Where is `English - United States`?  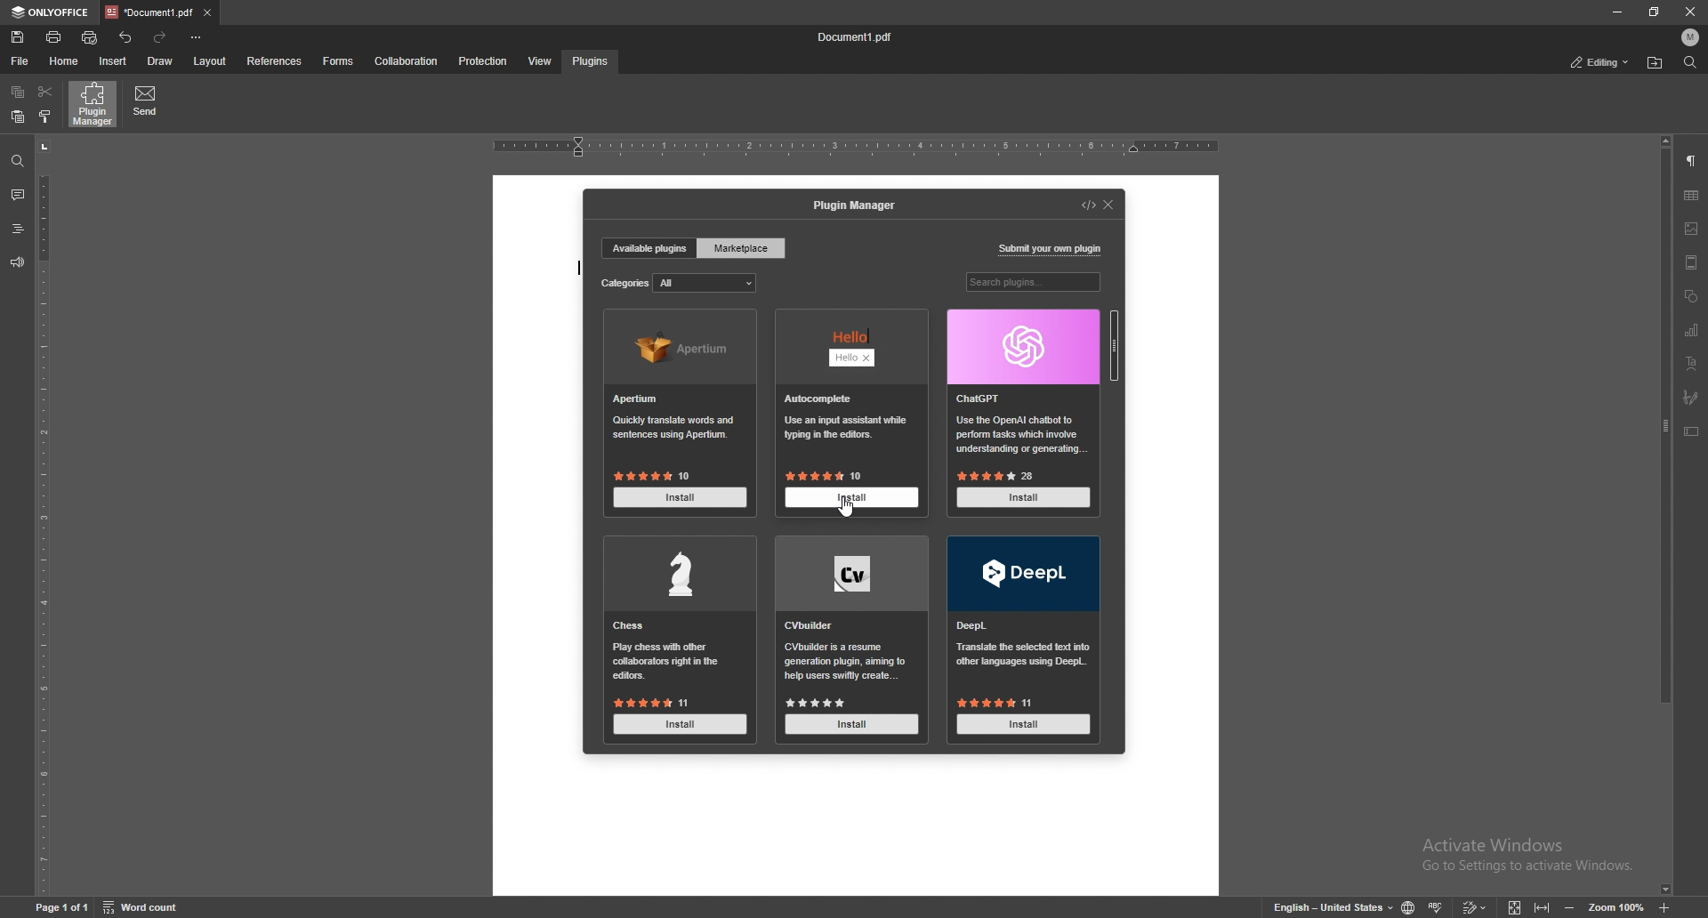
English - United States is located at coordinates (1326, 907).